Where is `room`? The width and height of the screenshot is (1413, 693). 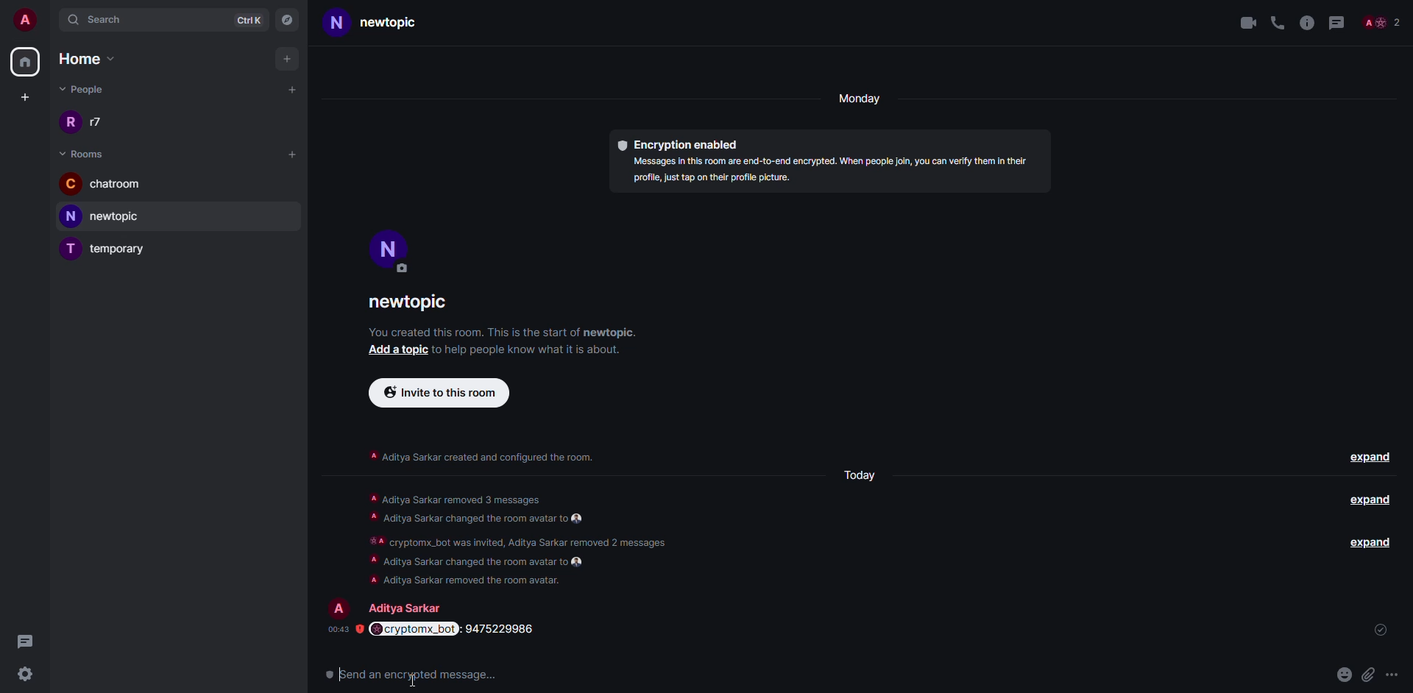 room is located at coordinates (85, 154).